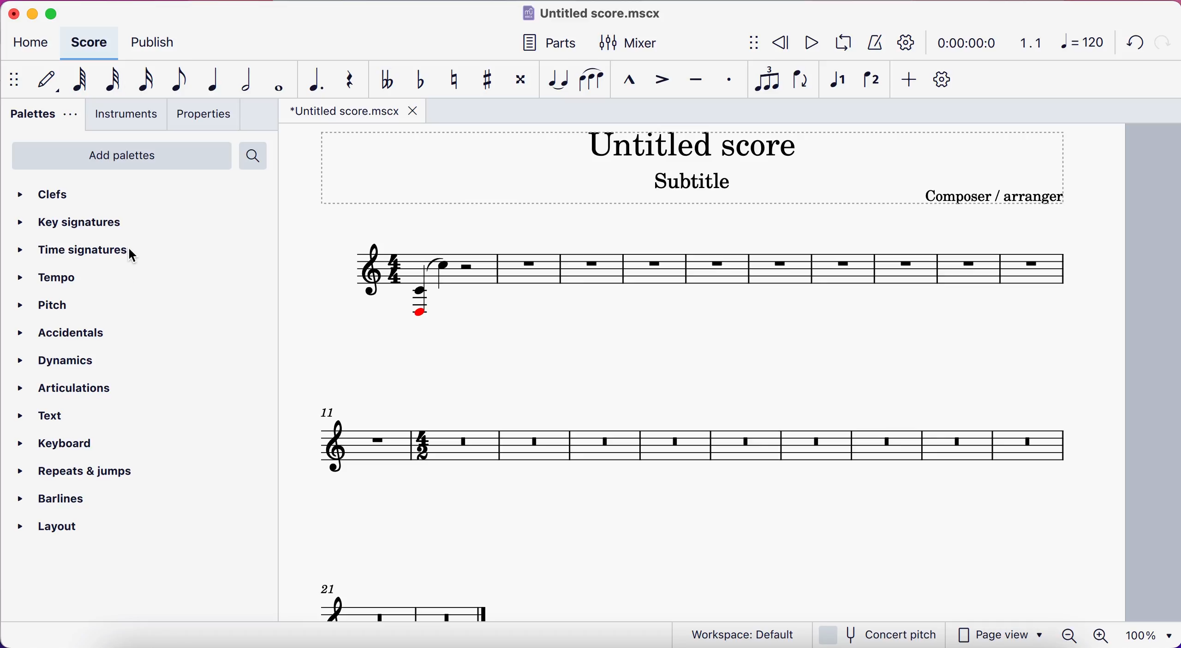 This screenshot has width=1181, height=648. I want to click on untitled score.mscx, so click(596, 15).